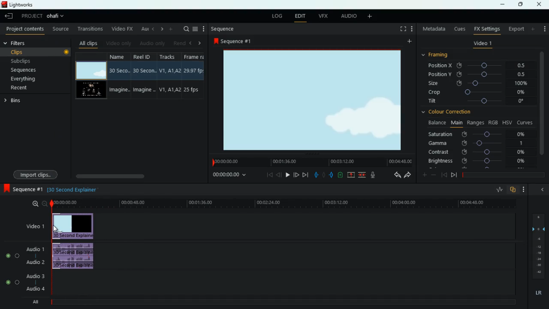 The image size is (549, 309). Describe the element at coordinates (370, 17) in the screenshot. I see `add` at that location.